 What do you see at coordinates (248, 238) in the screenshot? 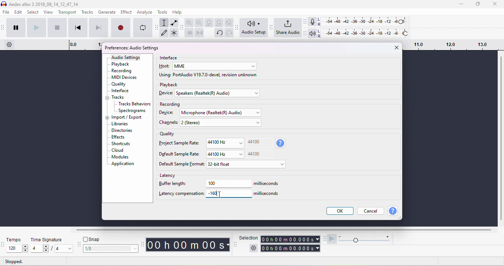
I see `selection` at bounding box center [248, 238].